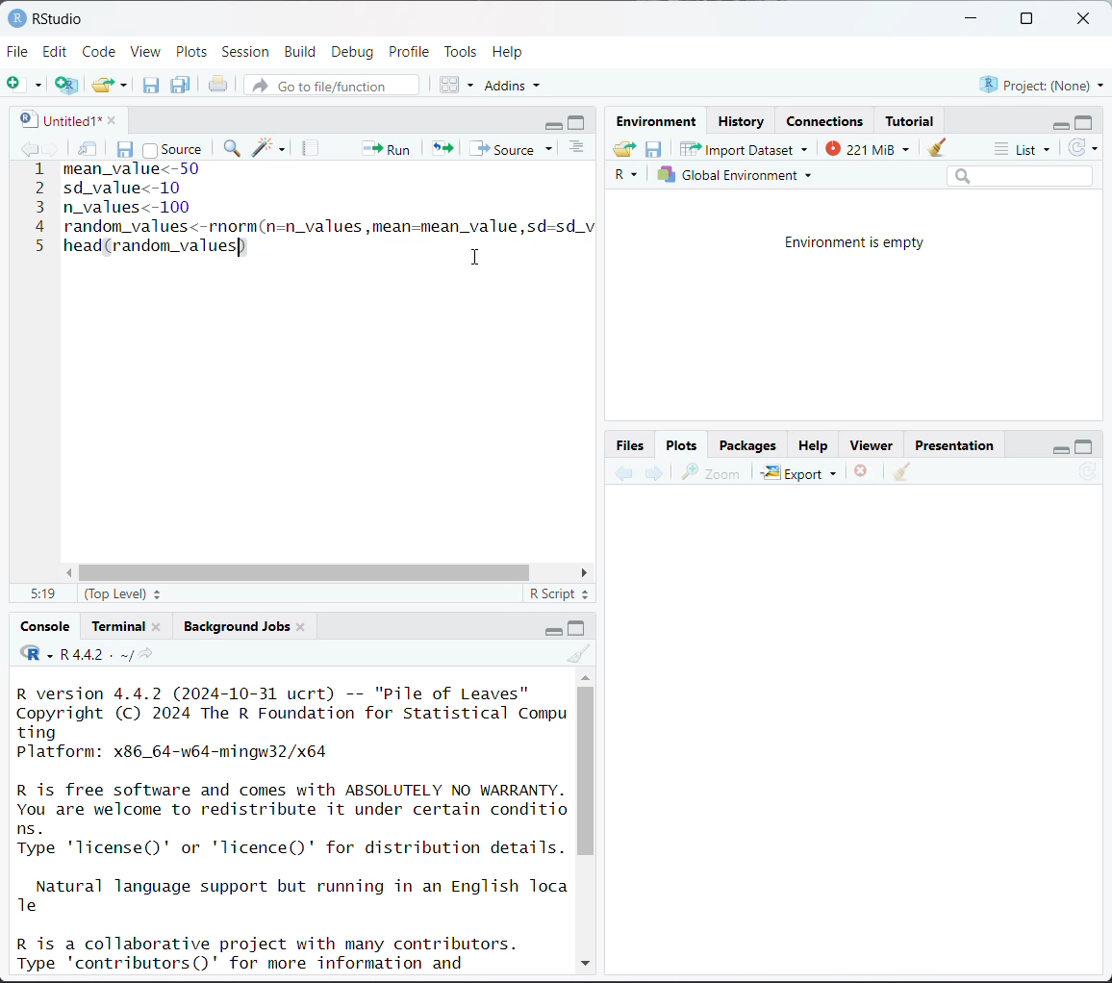  What do you see at coordinates (560, 596) in the screenshot?
I see `R script` at bounding box center [560, 596].